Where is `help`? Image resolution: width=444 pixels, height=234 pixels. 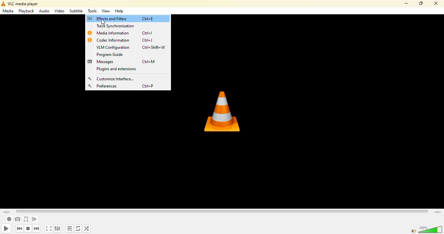 help is located at coordinates (119, 12).